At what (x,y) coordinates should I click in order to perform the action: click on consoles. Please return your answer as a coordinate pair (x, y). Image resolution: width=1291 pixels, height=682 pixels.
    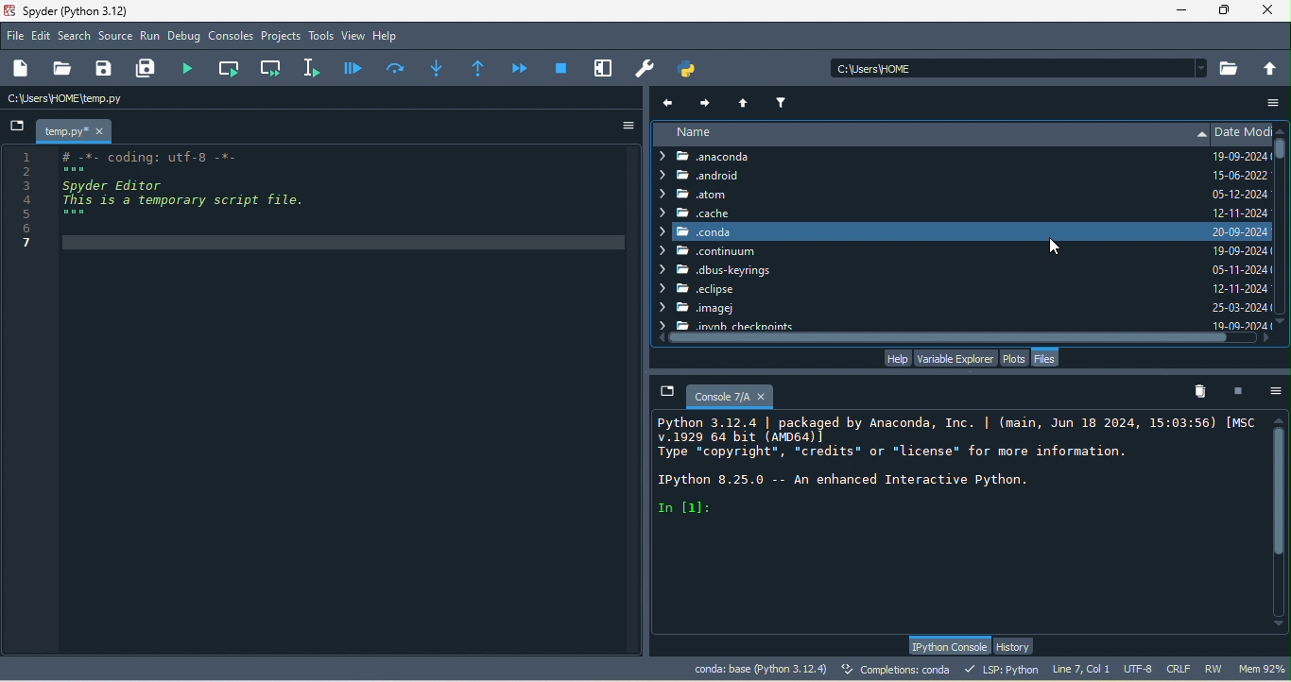
    Looking at the image, I should click on (232, 37).